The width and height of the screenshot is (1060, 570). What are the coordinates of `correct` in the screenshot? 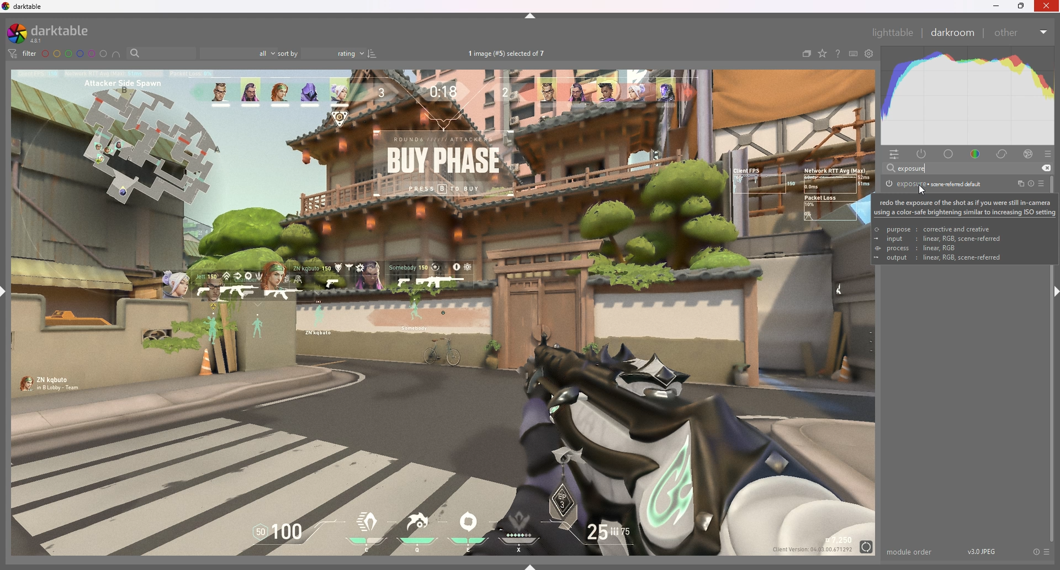 It's located at (1003, 155).